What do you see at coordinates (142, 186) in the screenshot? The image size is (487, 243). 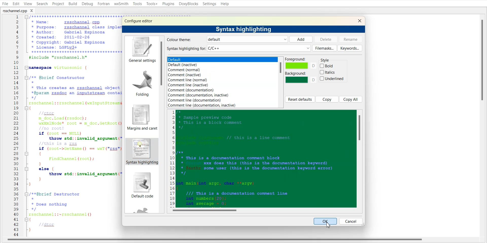 I see `Default code` at bounding box center [142, 186].